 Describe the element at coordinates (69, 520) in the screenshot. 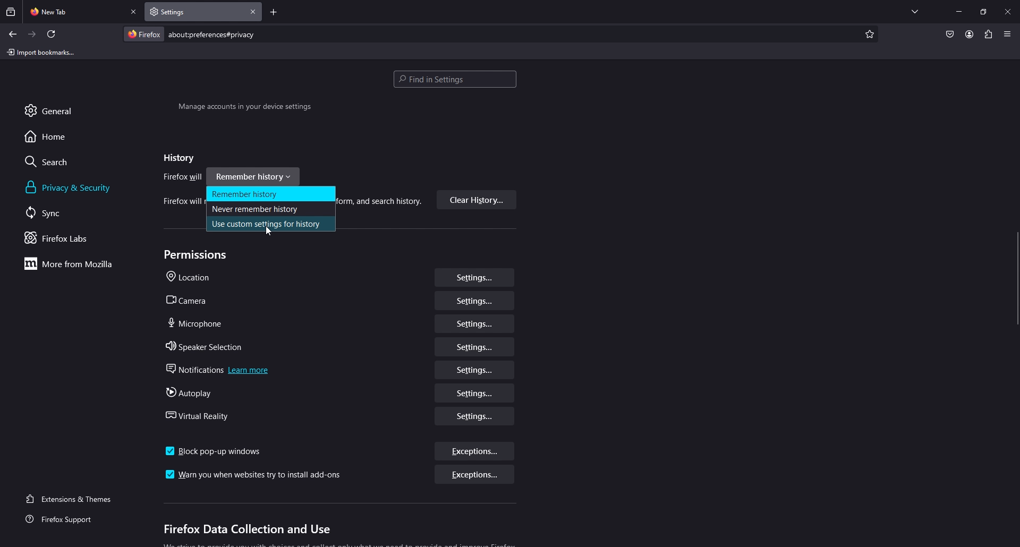

I see `firefox support` at that location.